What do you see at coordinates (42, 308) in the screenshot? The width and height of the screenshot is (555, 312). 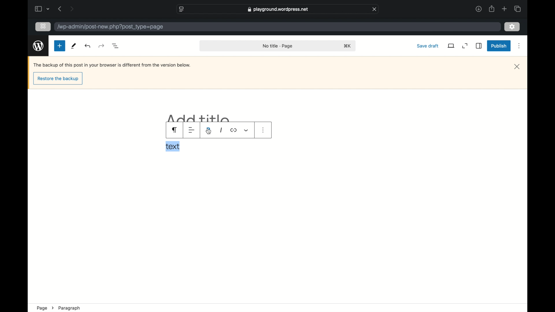 I see `page` at bounding box center [42, 308].